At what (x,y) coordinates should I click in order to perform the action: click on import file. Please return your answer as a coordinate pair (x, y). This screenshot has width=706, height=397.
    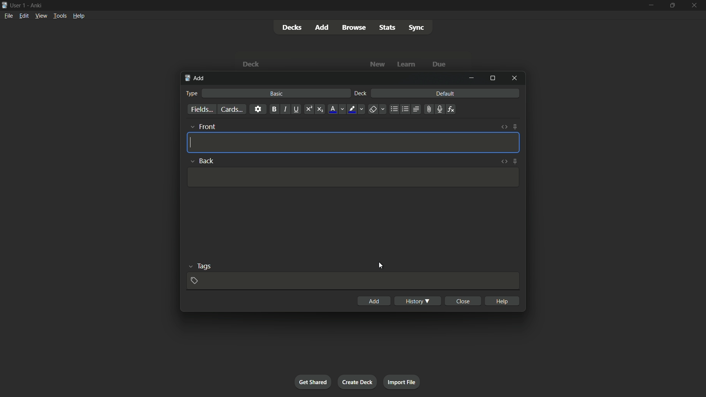
    Looking at the image, I should click on (403, 382).